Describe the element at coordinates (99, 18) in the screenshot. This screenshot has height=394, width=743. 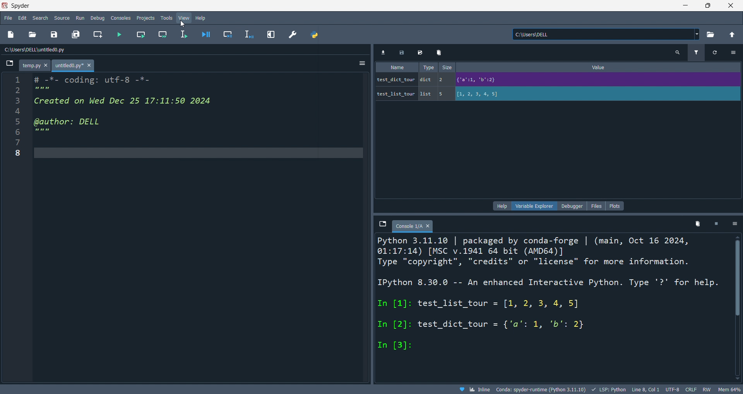
I see `debug` at that location.